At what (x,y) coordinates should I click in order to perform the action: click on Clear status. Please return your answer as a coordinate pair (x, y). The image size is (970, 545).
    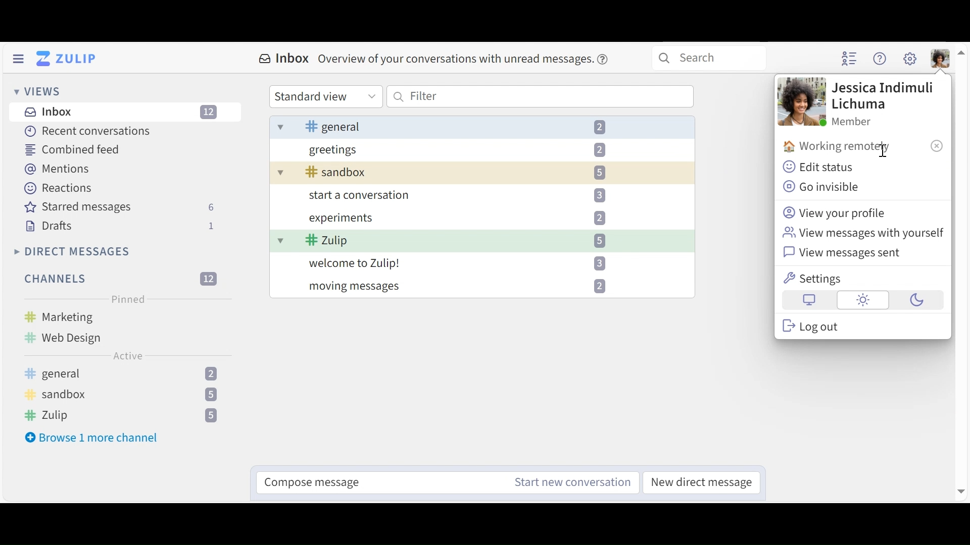
    Looking at the image, I should click on (938, 146).